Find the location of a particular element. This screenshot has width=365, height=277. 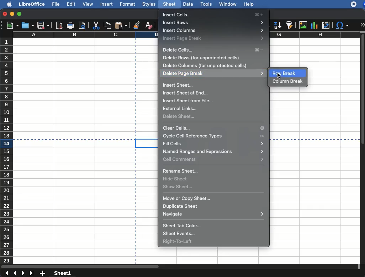

hide sheet is located at coordinates (176, 179).